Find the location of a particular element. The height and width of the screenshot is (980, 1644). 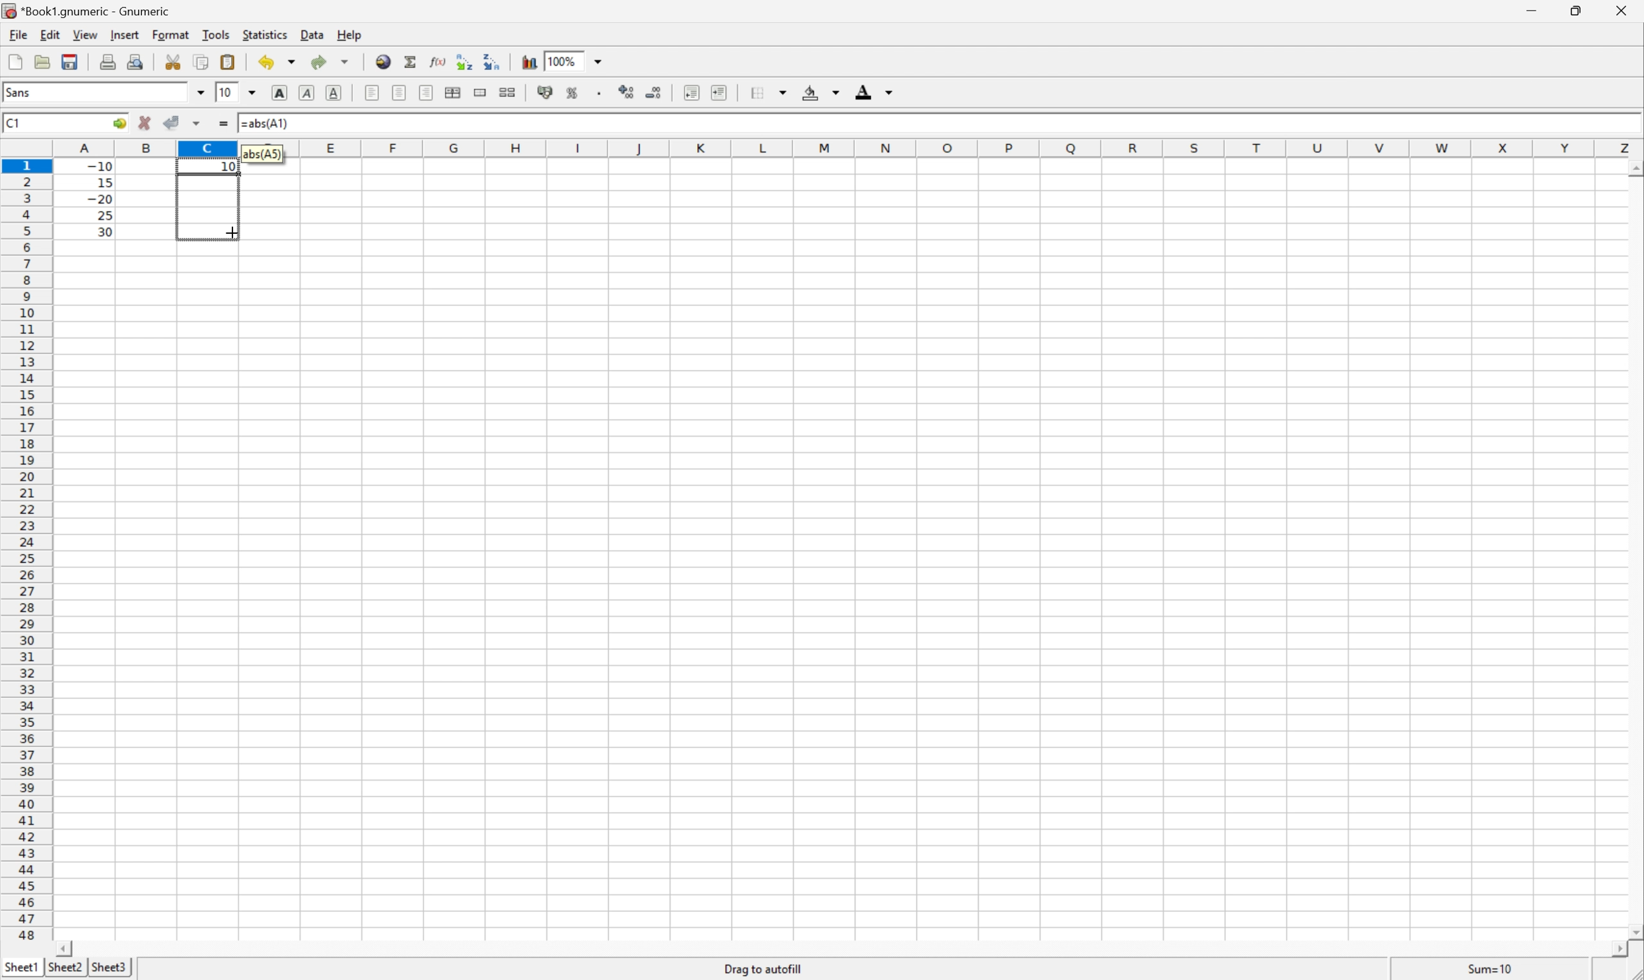

Insert hyperlink is located at coordinates (382, 60).